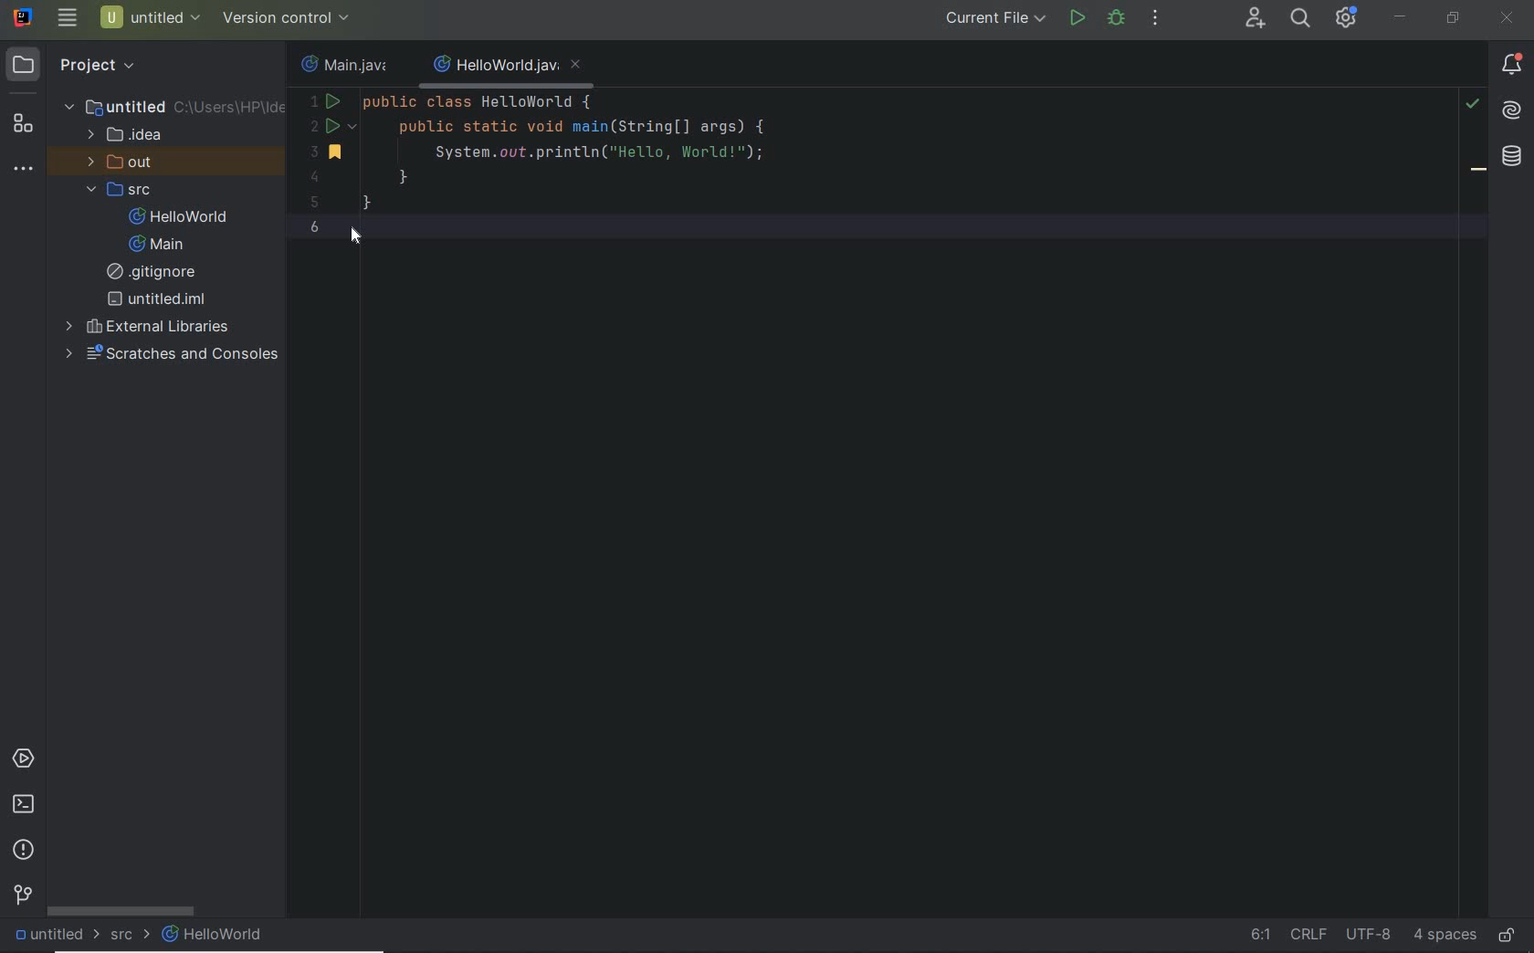 This screenshot has width=1534, height=953. Describe the element at coordinates (1256, 18) in the screenshot. I see `code with me` at that location.